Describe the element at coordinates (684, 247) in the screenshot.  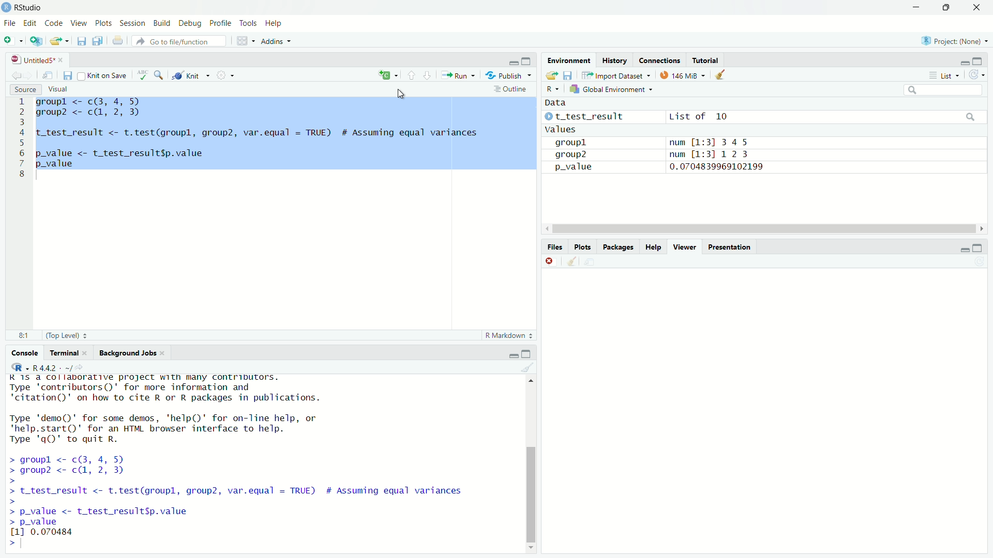
I see `Viewer` at that location.